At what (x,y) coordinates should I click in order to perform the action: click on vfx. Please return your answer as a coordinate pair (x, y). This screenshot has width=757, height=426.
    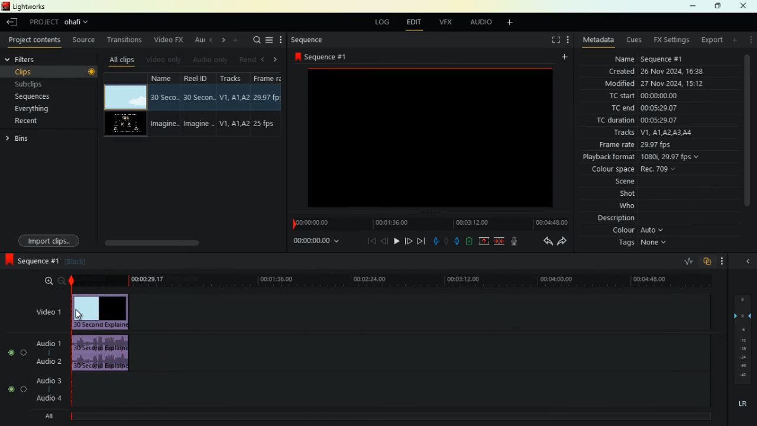
    Looking at the image, I should click on (447, 22).